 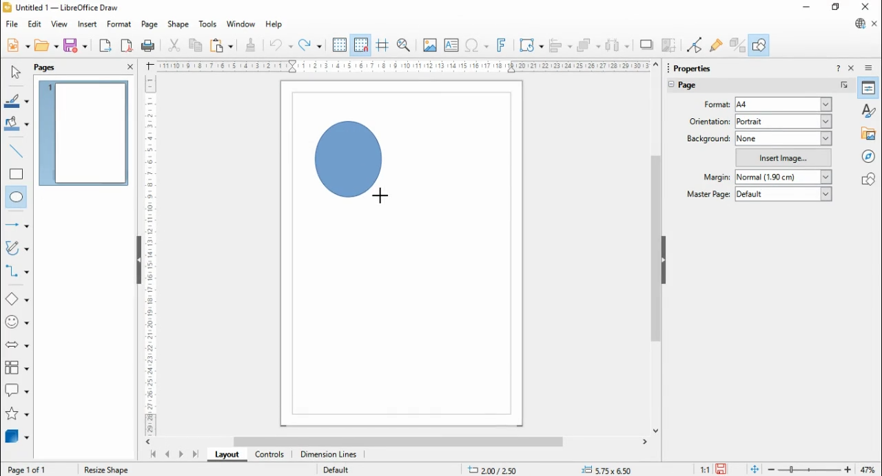 I want to click on libre office update, so click(x=859, y=23).